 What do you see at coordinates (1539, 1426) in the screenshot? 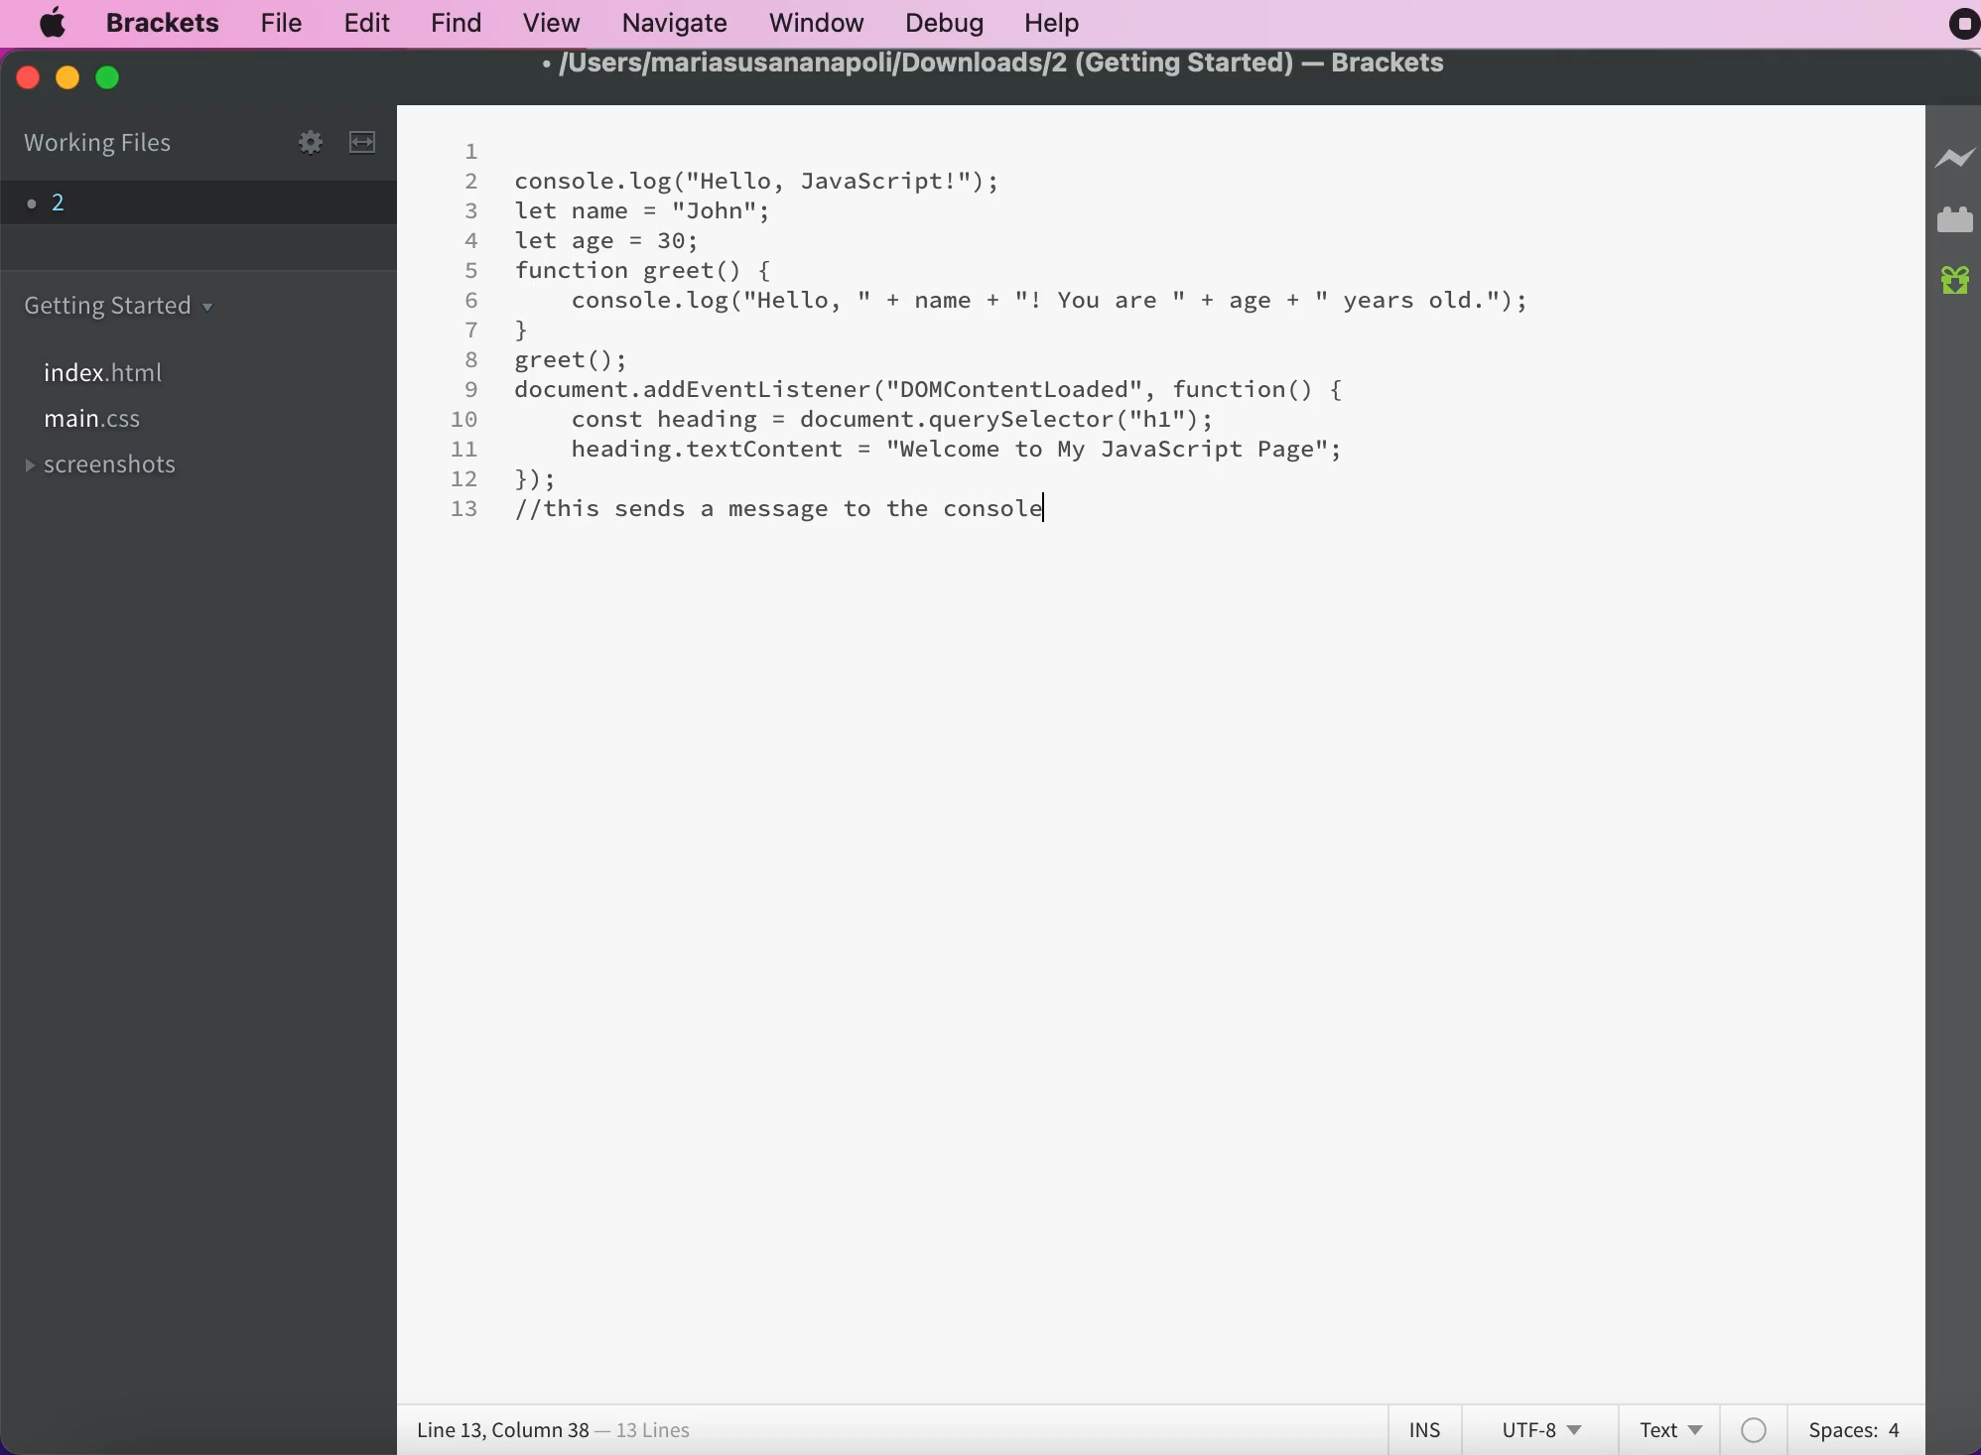
I see `utf-8` at bounding box center [1539, 1426].